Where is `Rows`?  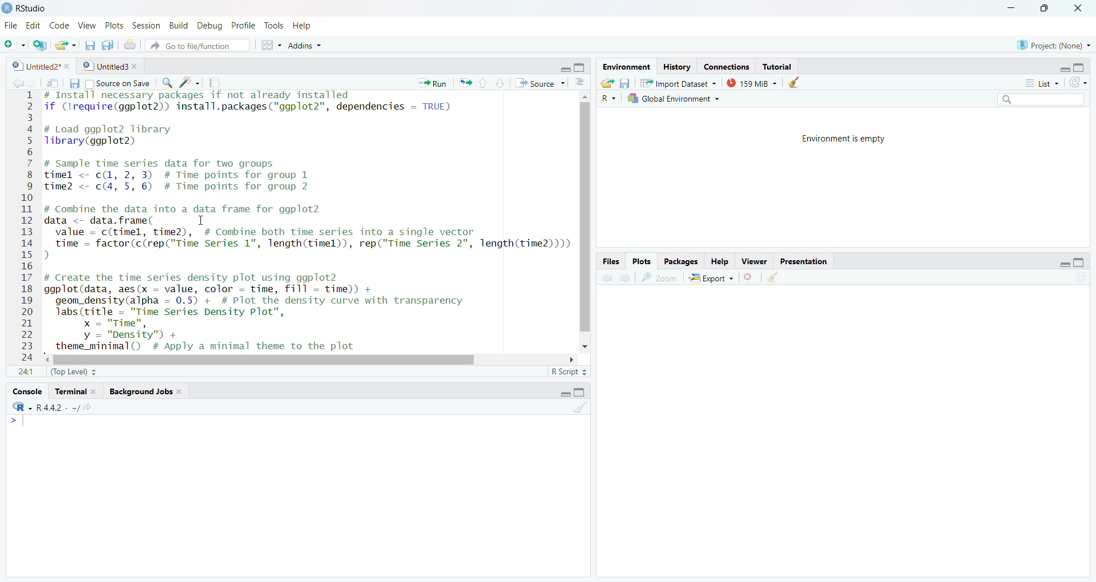 Rows is located at coordinates (25, 228).